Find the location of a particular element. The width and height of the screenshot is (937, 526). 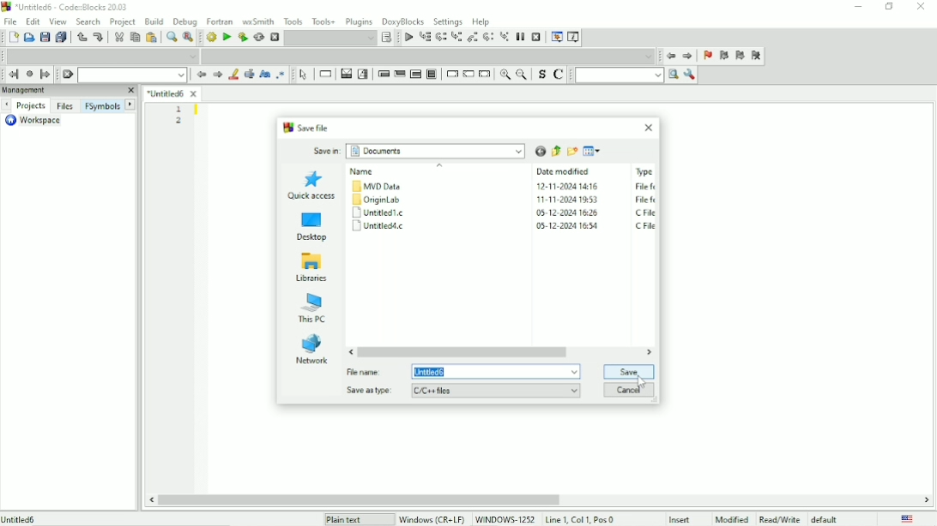

Title is located at coordinates (68, 7).